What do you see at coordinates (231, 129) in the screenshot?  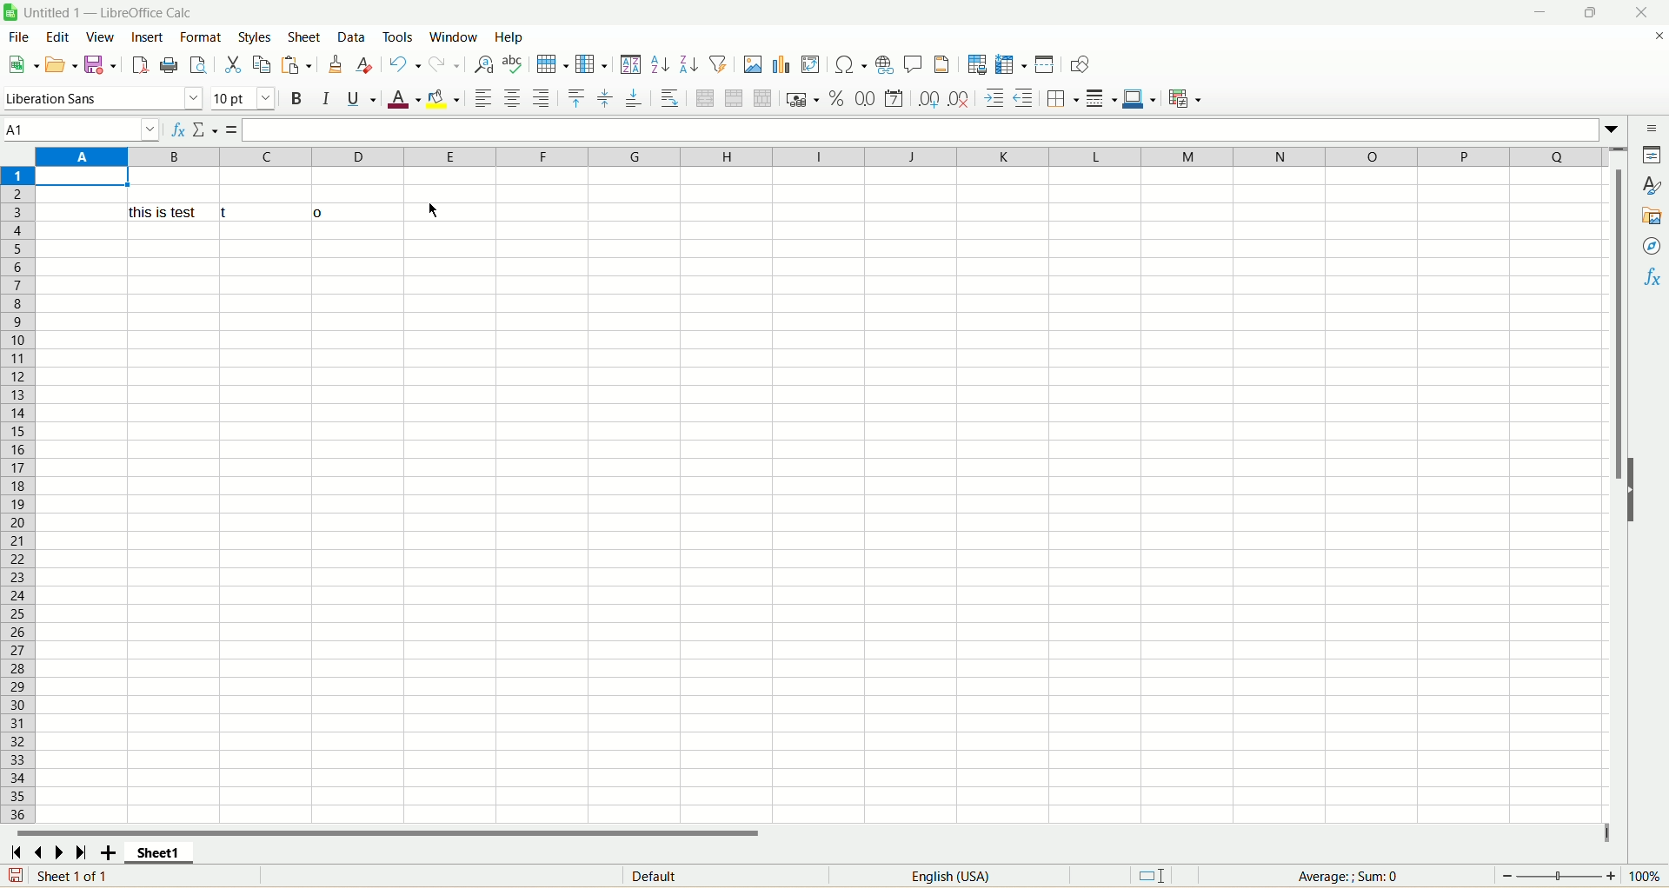 I see `formula` at bounding box center [231, 129].